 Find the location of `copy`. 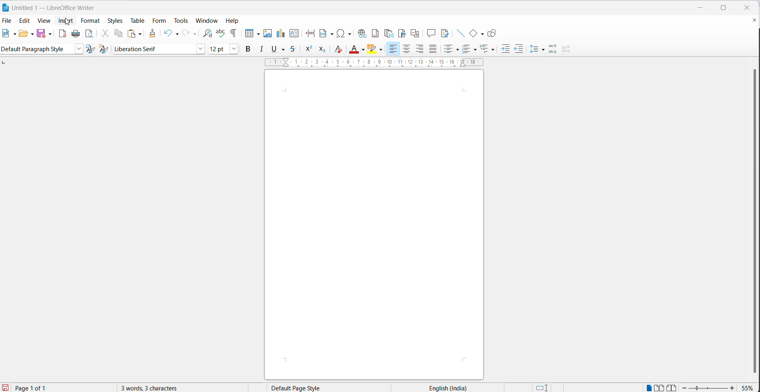

copy is located at coordinates (118, 34).